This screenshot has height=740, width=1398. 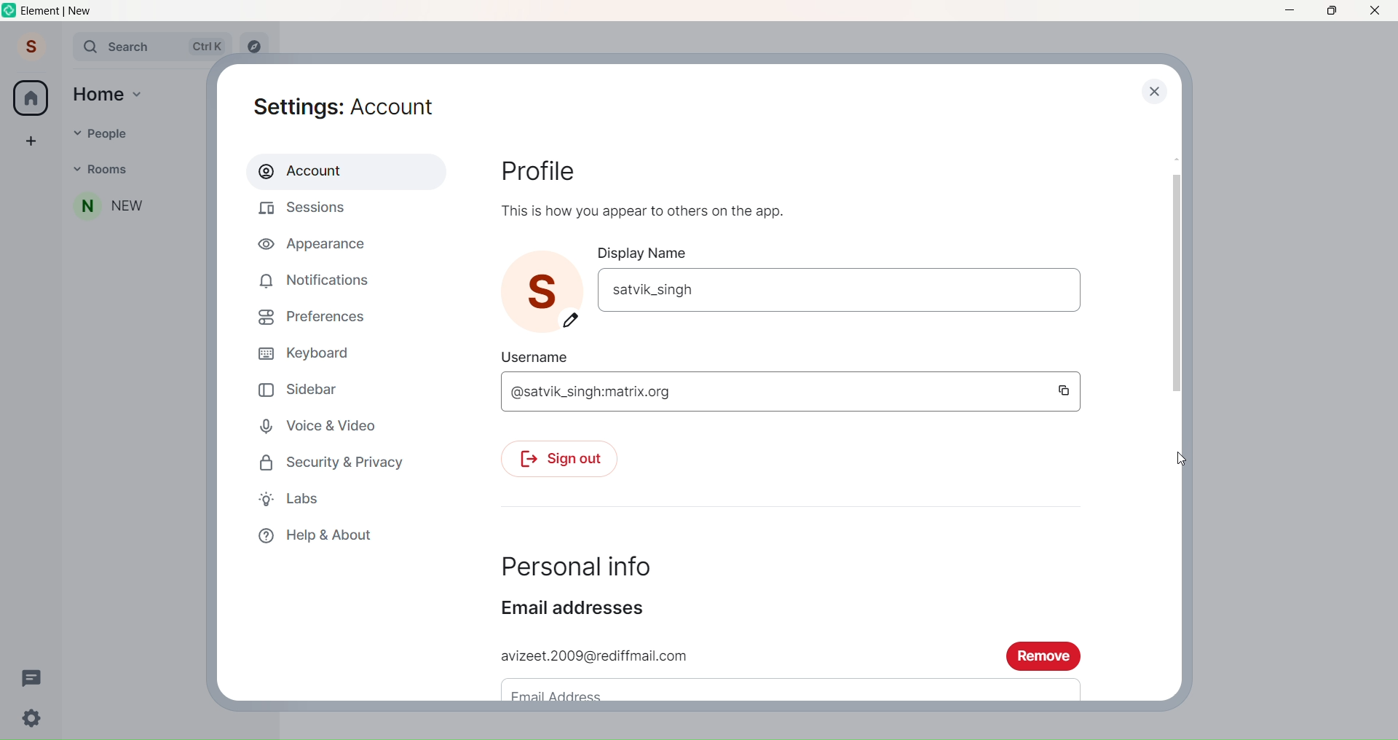 I want to click on Settings, so click(x=355, y=105).